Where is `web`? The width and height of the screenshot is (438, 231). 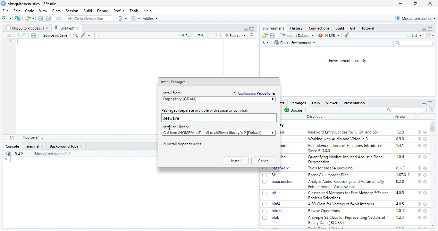 web is located at coordinates (419, 145).